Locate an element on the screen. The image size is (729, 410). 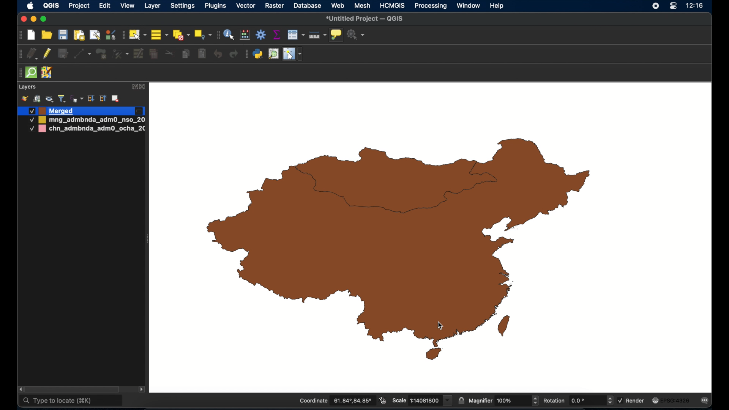
plugins is located at coordinates (217, 6).